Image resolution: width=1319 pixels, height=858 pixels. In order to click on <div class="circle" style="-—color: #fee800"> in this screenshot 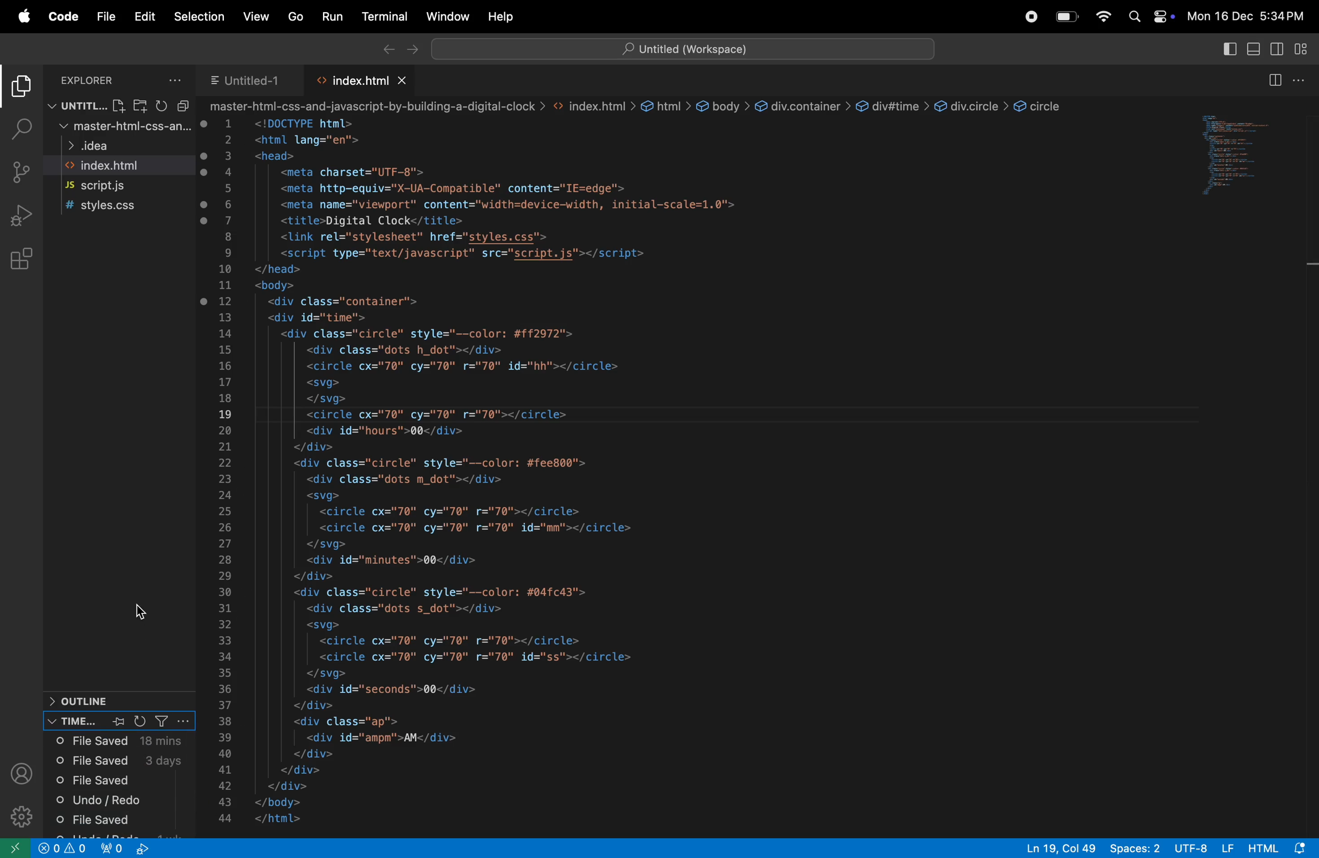, I will do `click(446, 463)`.